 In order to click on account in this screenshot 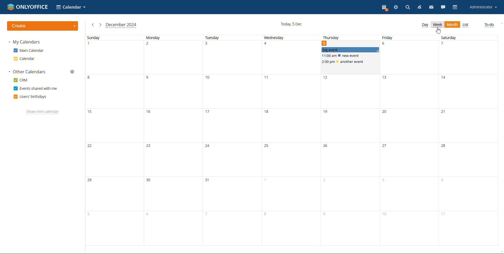, I will do `click(483, 7)`.